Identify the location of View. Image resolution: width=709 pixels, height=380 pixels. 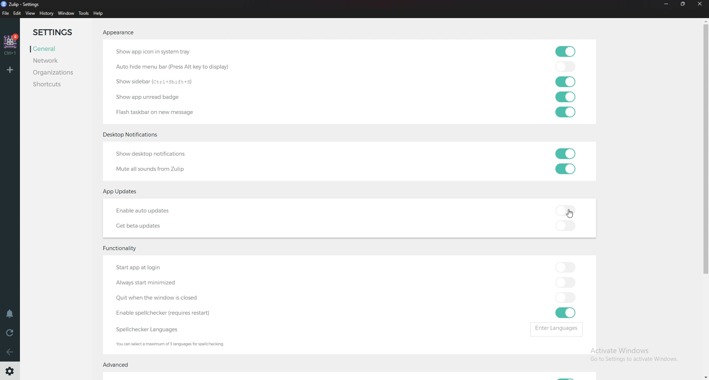
(30, 13).